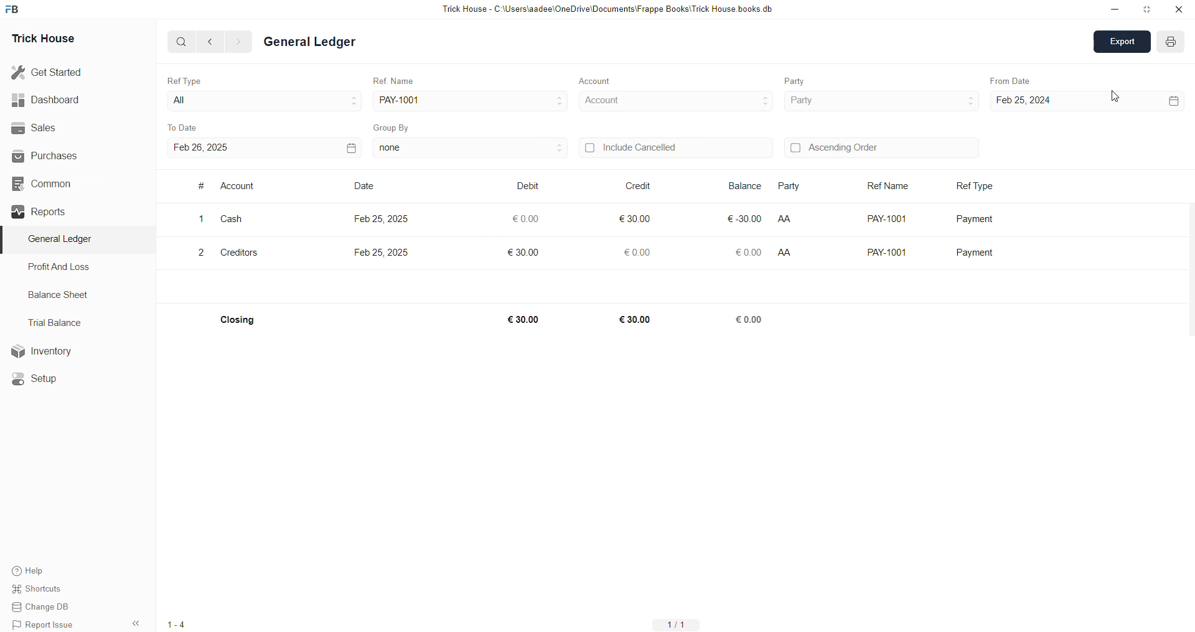 This screenshot has width=1195, height=632. I want to click on Trick House, so click(39, 37).